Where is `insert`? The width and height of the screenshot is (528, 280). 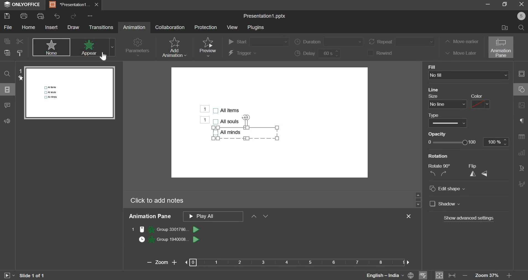 insert is located at coordinates (51, 27).